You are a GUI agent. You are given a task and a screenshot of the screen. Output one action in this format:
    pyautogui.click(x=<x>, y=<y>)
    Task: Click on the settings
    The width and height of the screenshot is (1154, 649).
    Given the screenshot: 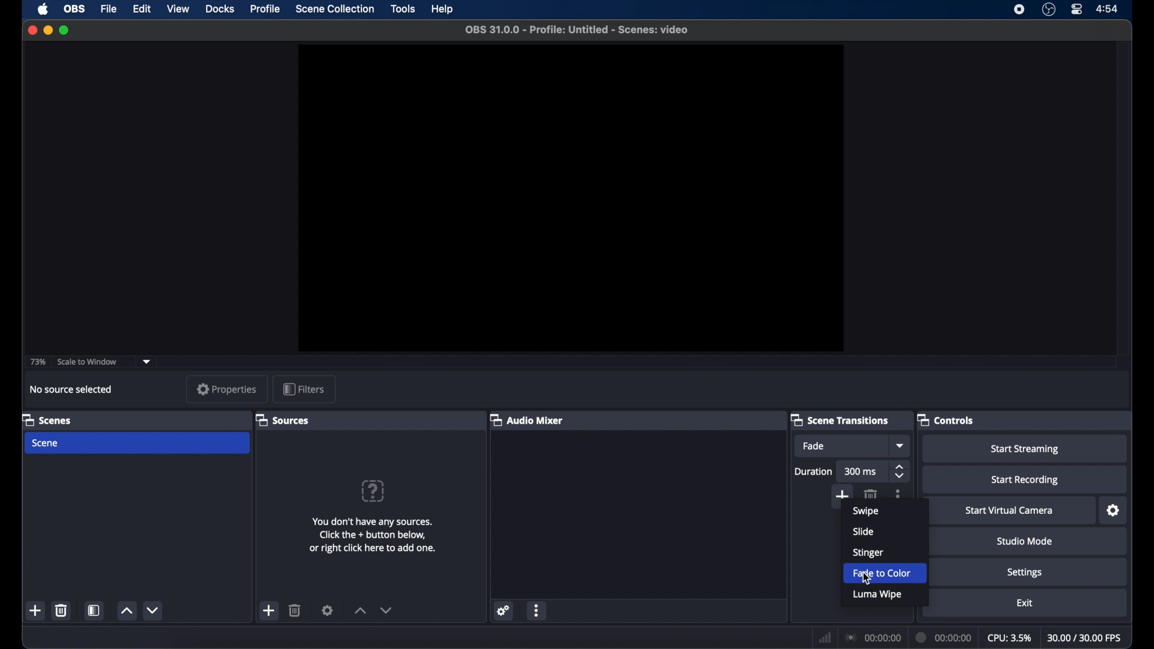 What is the action you would take?
    pyautogui.click(x=502, y=610)
    